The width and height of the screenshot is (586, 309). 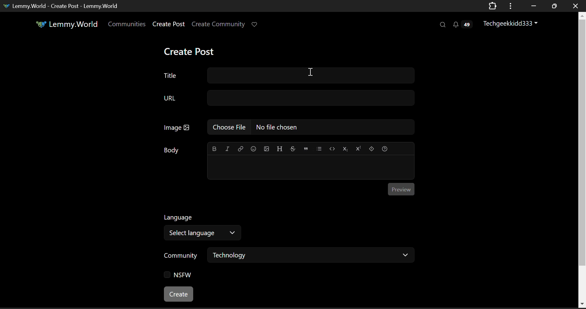 What do you see at coordinates (179, 294) in the screenshot?
I see `Create` at bounding box center [179, 294].